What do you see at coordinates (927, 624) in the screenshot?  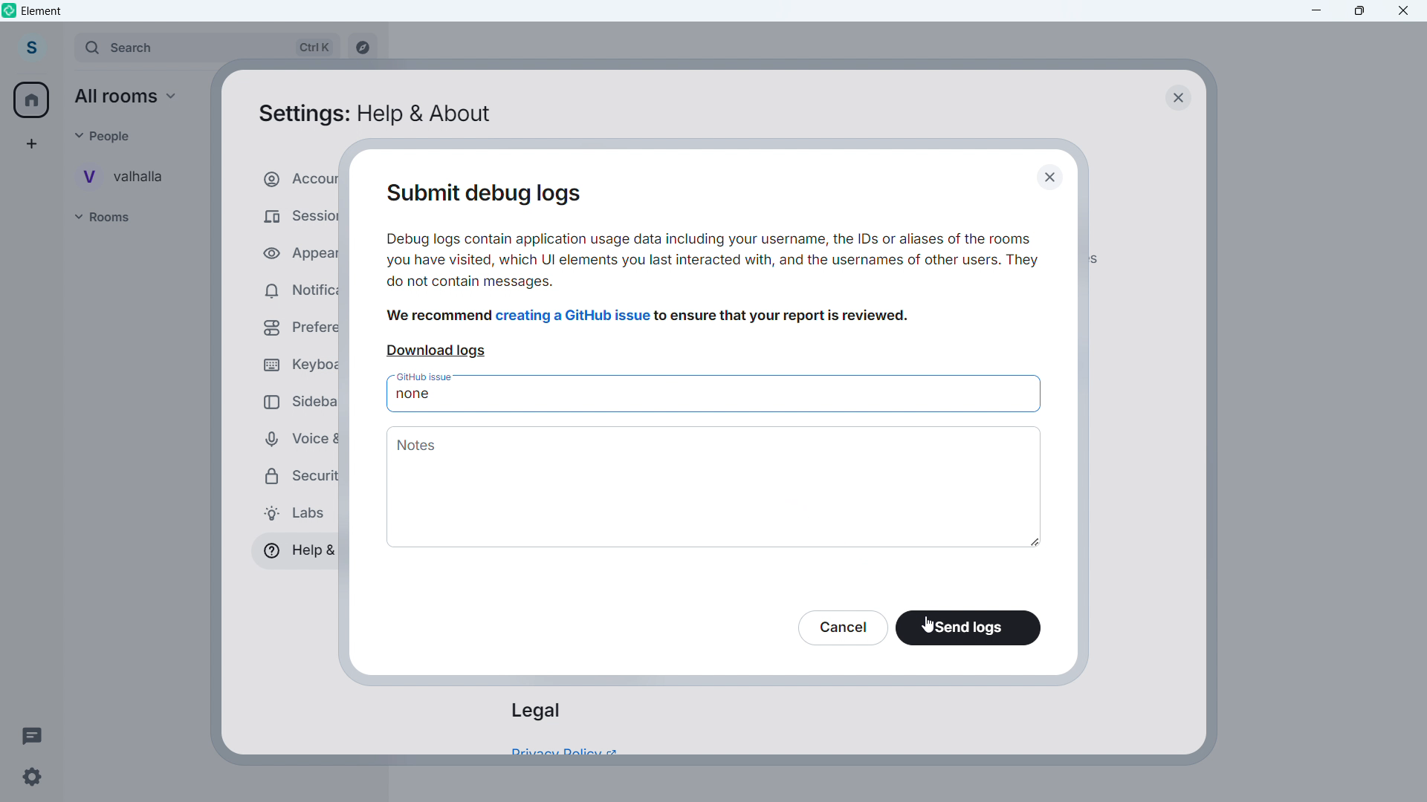 I see `cursor` at bounding box center [927, 624].